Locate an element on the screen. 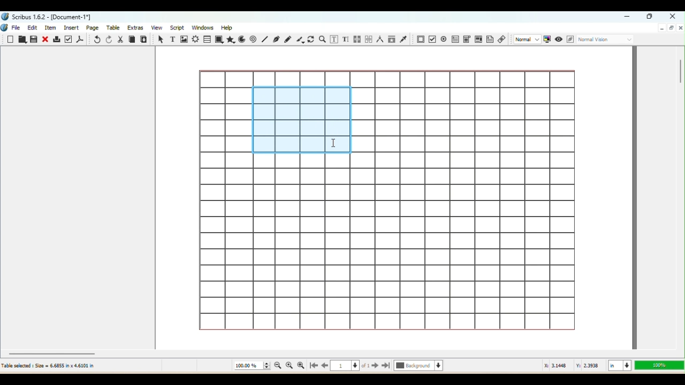  Cut is located at coordinates (120, 39).